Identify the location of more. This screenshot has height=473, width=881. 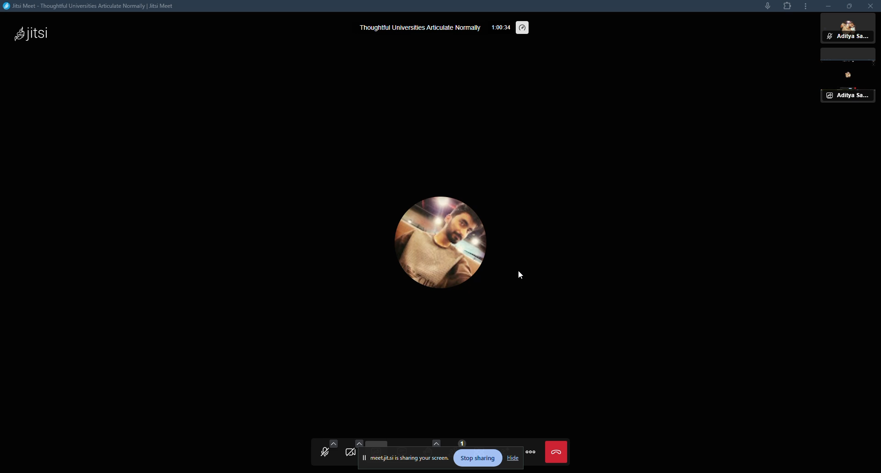
(805, 6).